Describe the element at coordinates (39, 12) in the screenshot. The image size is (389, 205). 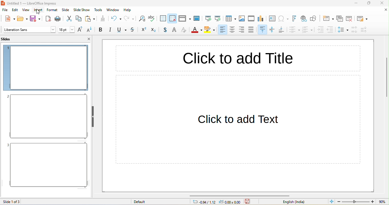
I see `cursor` at that location.